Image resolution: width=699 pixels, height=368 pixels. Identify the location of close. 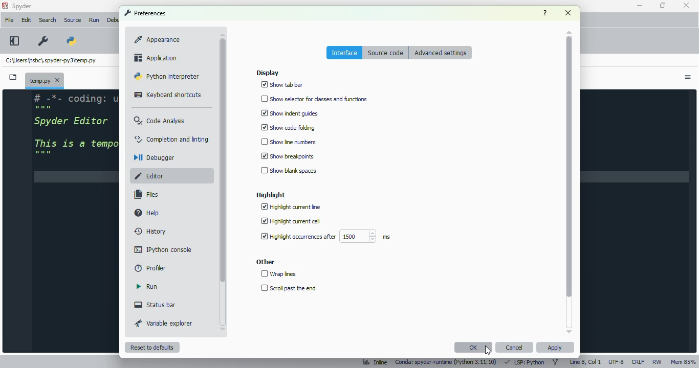
(569, 12).